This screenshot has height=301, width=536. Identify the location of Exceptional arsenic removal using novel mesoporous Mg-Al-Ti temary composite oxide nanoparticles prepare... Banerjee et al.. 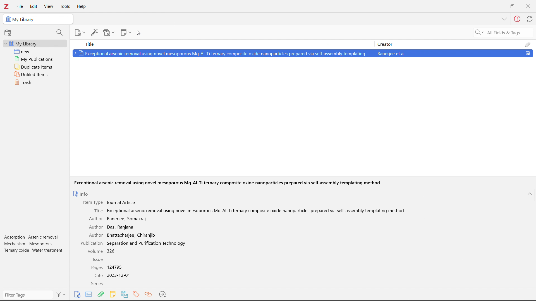
(302, 54).